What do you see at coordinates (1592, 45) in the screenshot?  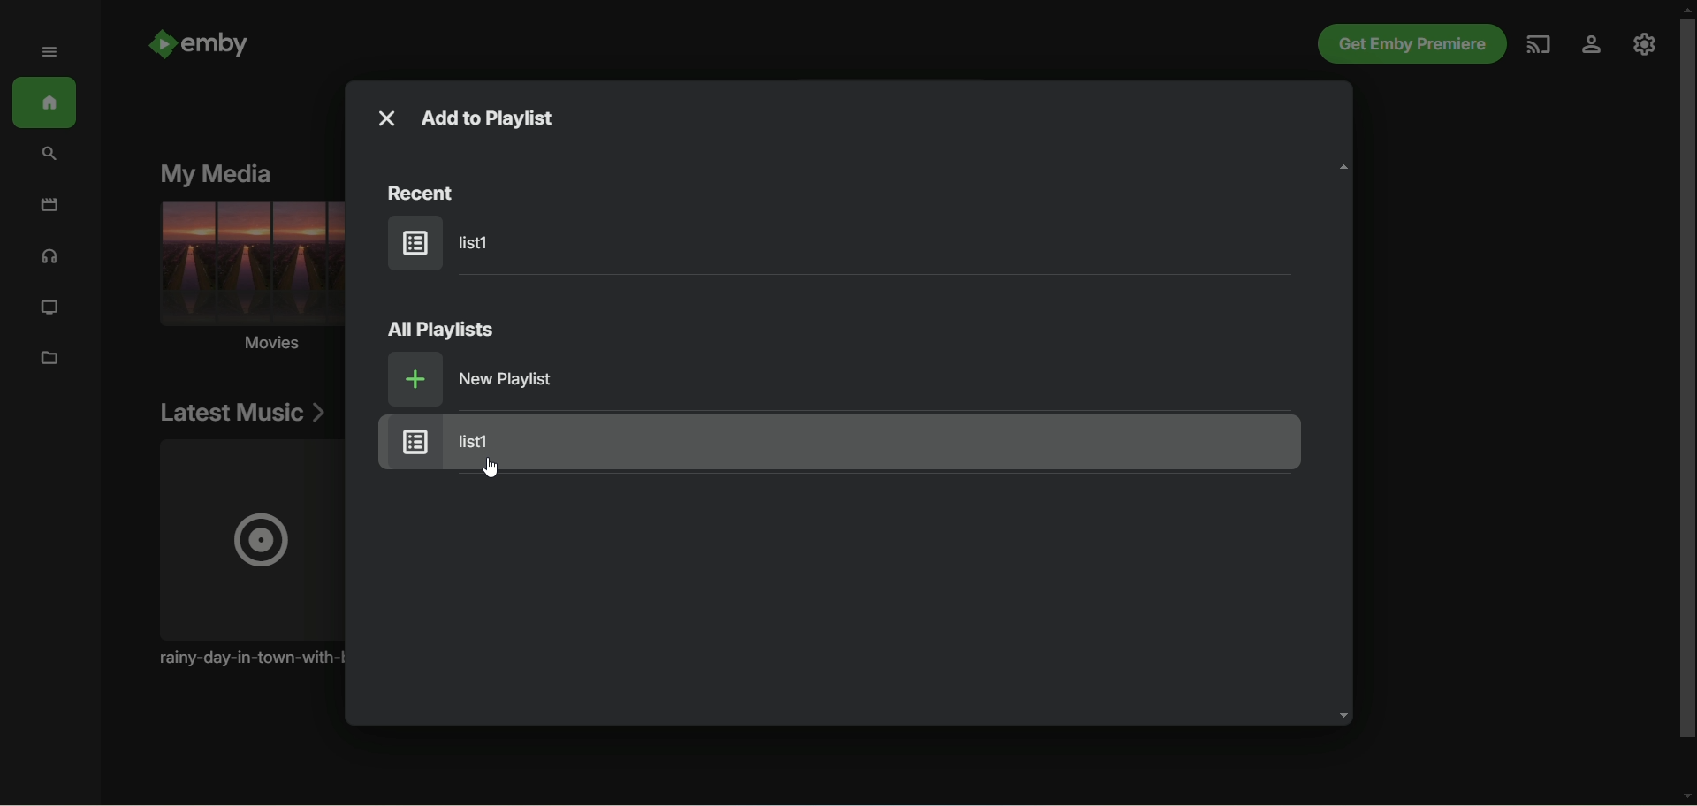 I see `settings` at bounding box center [1592, 45].